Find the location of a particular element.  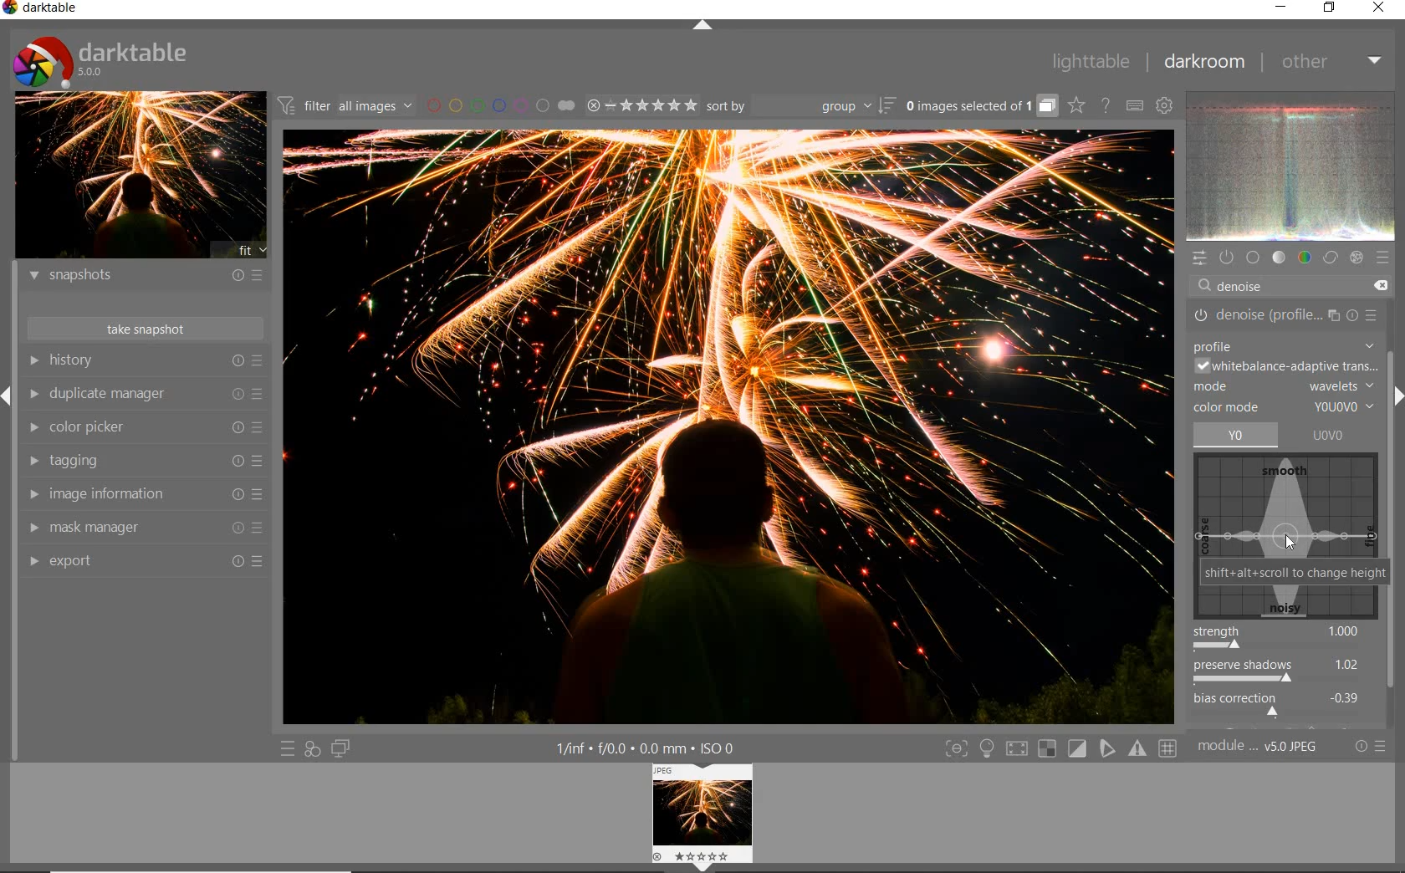

COLOR MODE is located at coordinates (1284, 408).